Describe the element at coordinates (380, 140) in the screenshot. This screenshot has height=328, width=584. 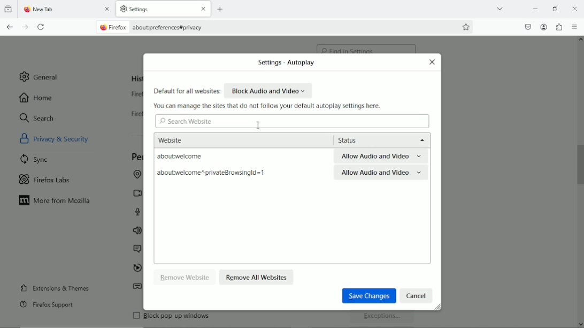
I see `status` at that location.